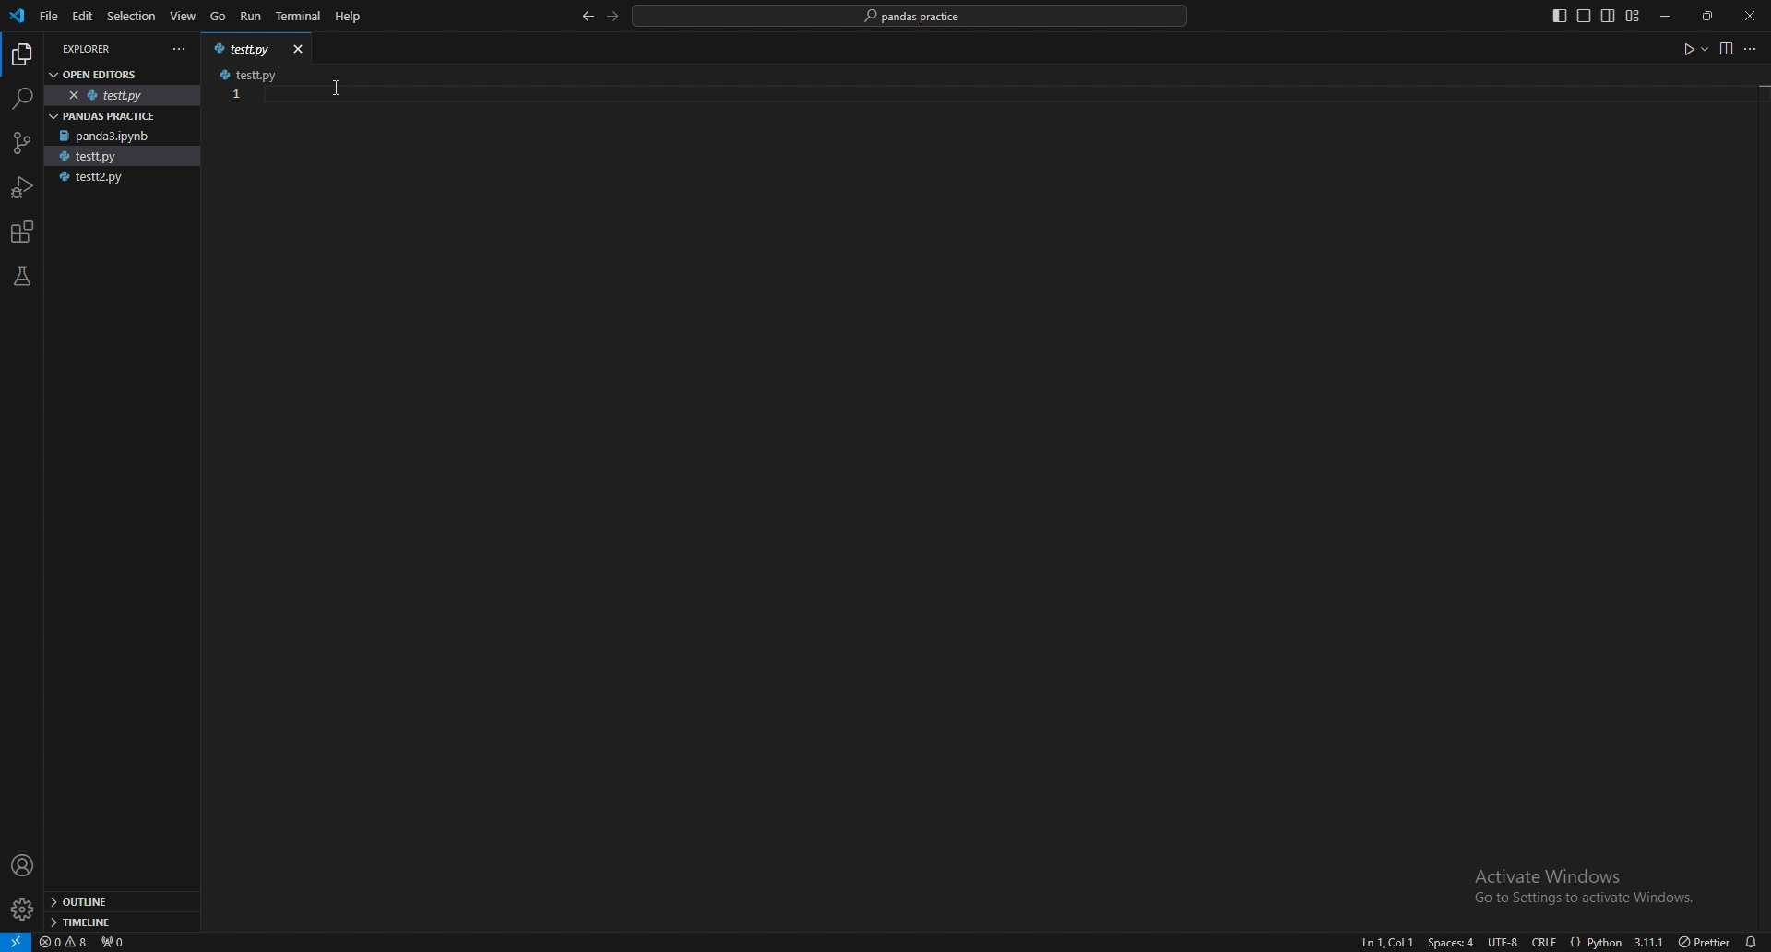 The height and width of the screenshot is (952, 1771). I want to click on toggle panel, so click(1584, 17).